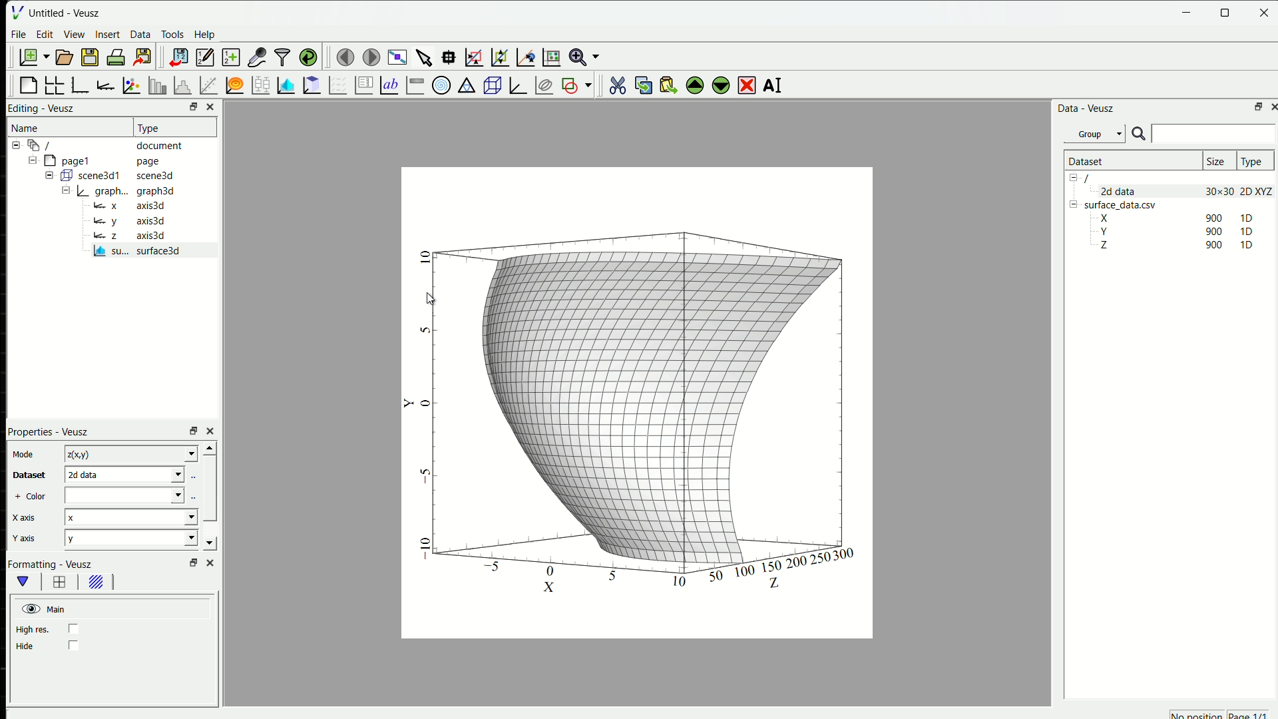 The width and height of the screenshot is (1278, 719). I want to click on base graph, so click(81, 85).